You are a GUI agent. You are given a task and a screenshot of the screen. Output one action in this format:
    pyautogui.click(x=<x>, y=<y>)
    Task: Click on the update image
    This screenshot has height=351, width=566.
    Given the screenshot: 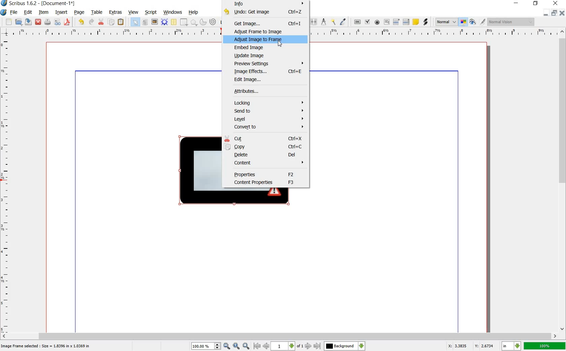 What is the action you would take?
    pyautogui.click(x=252, y=55)
    